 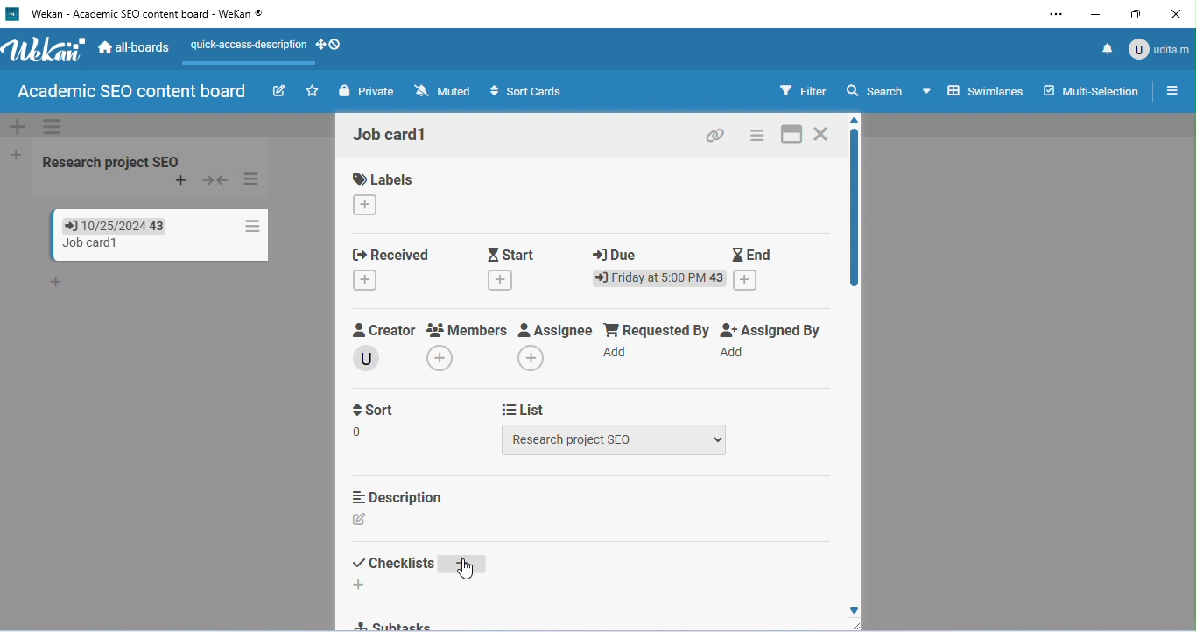 I want to click on add checklist, so click(x=461, y=564).